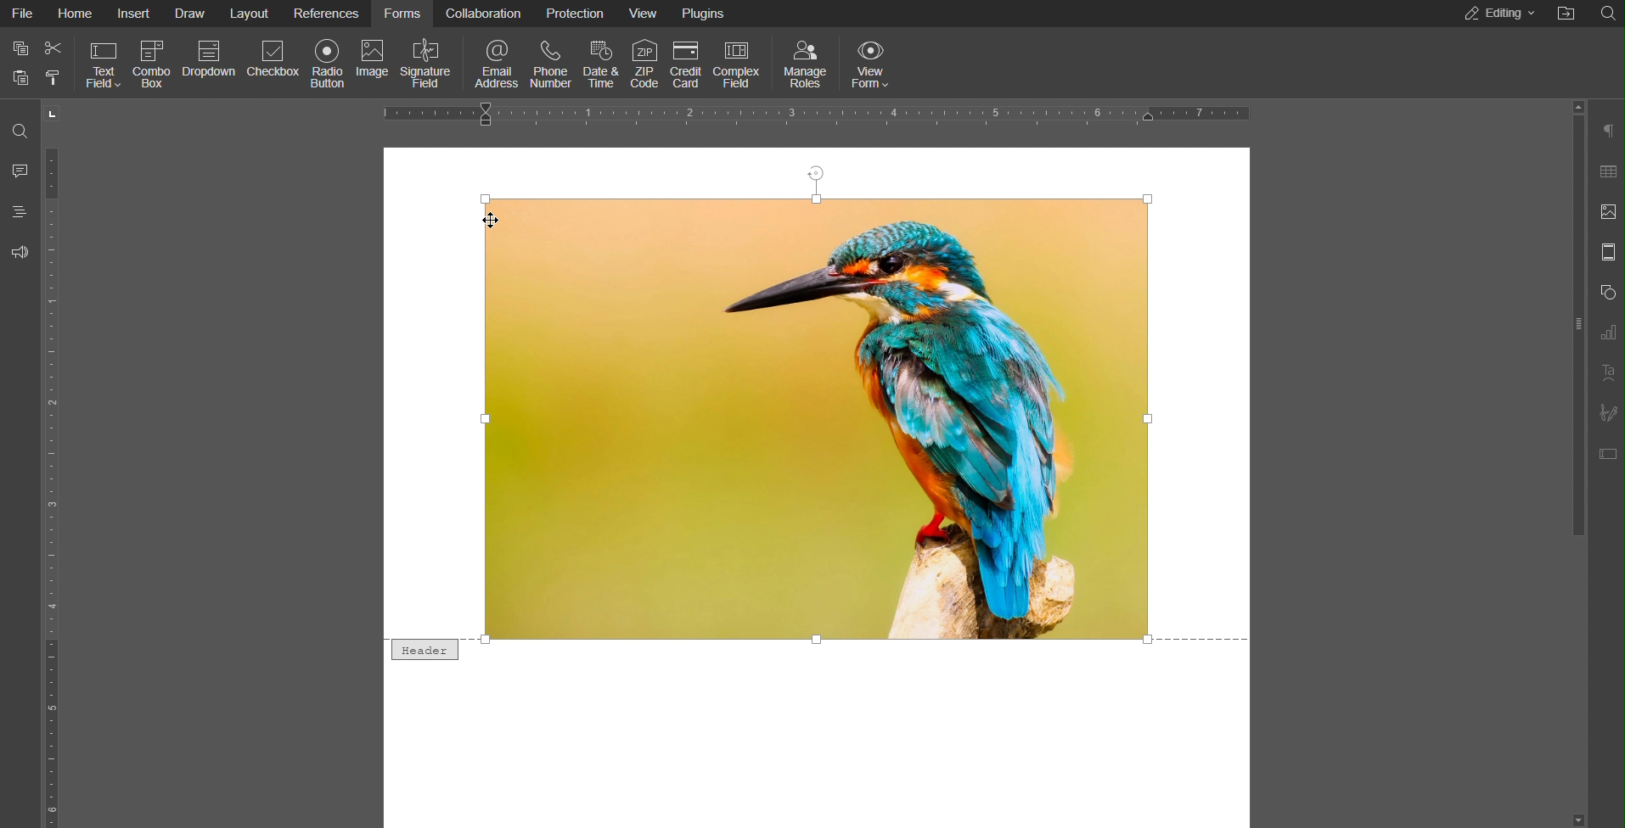  What do you see at coordinates (20, 171) in the screenshot?
I see `Comments` at bounding box center [20, 171].